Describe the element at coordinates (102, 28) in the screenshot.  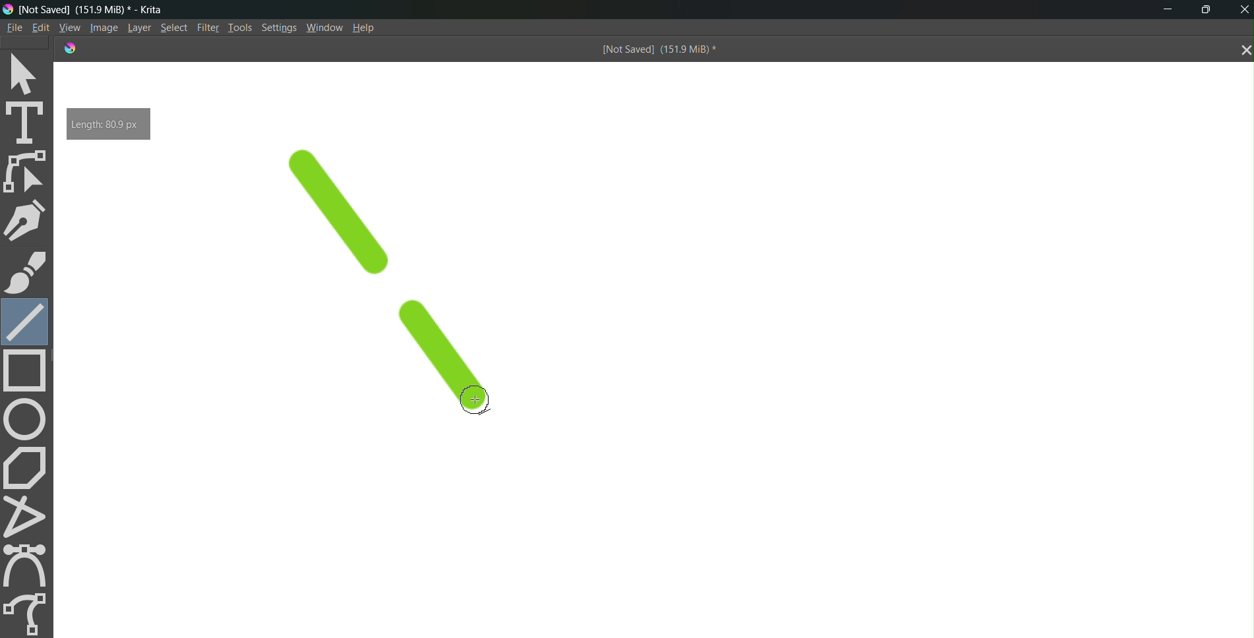
I see `Image` at that location.